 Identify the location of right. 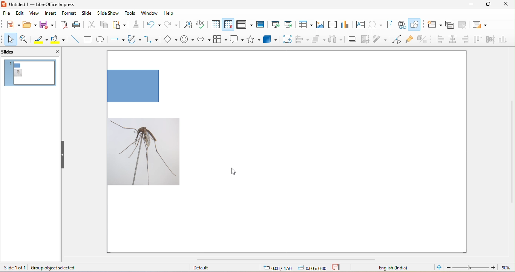
(465, 40).